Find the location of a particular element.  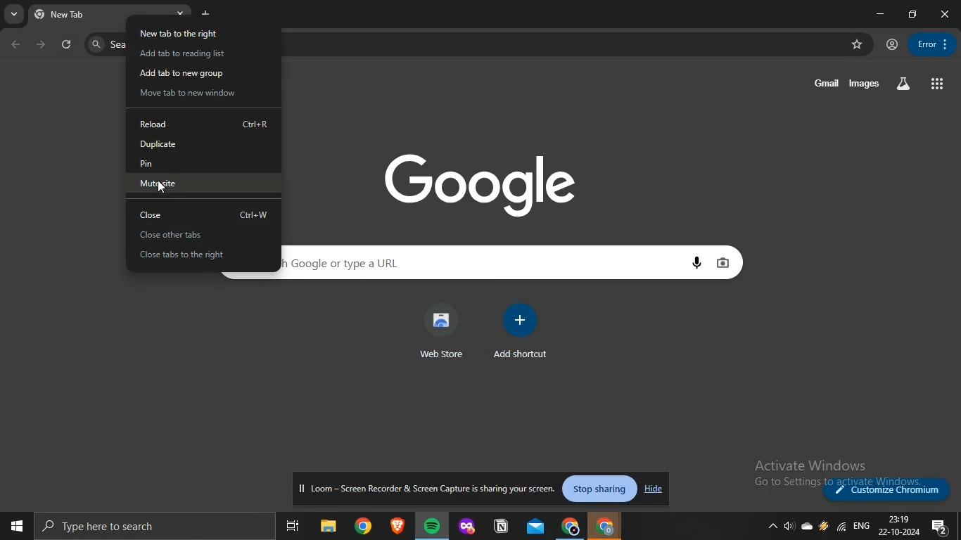

add shortcut is located at coordinates (520, 333).